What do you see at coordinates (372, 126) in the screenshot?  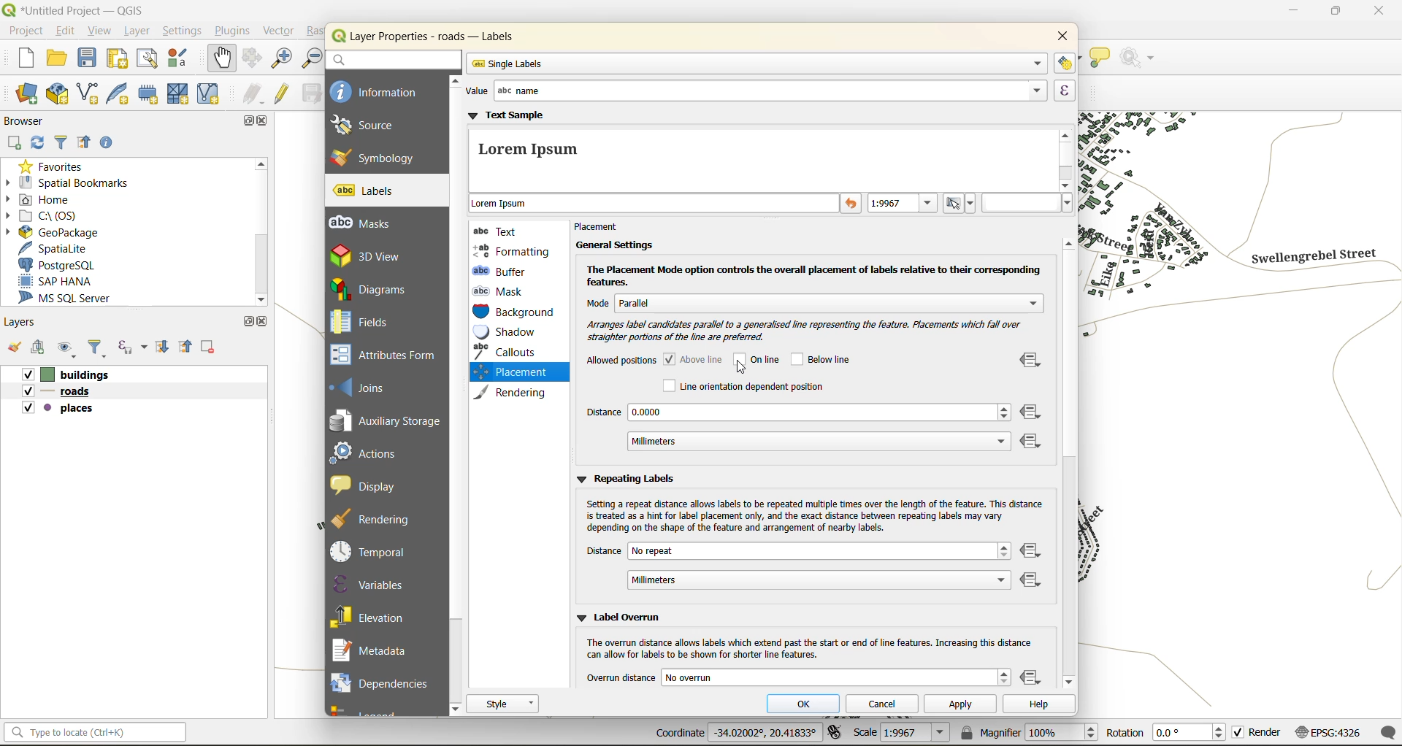 I see `source` at bounding box center [372, 126].